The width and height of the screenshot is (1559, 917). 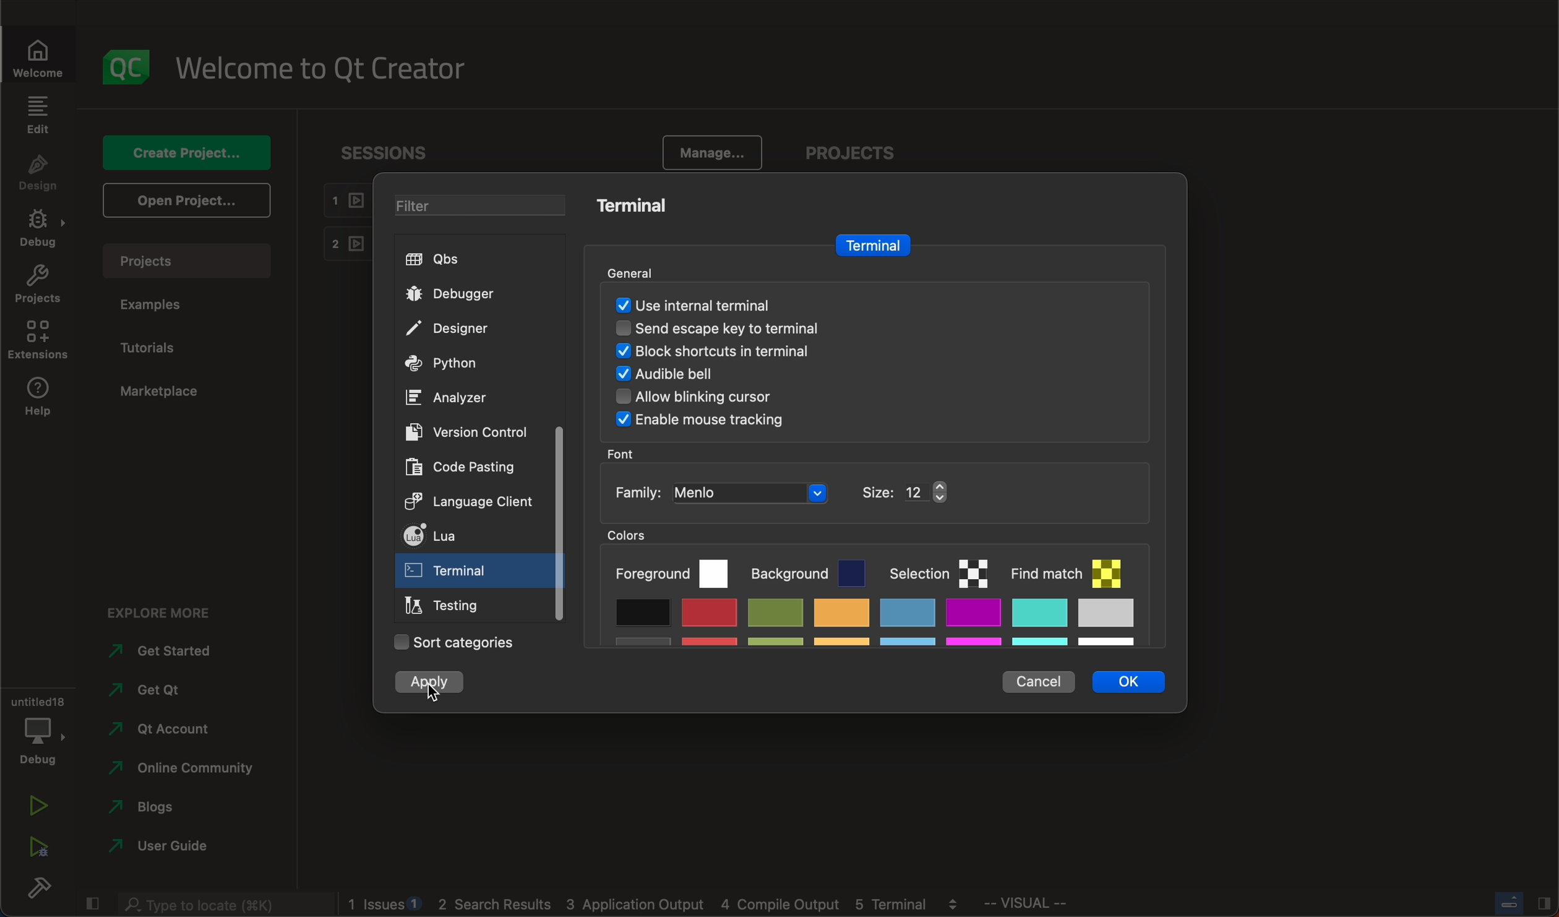 What do you see at coordinates (38, 730) in the screenshot?
I see `debug` at bounding box center [38, 730].